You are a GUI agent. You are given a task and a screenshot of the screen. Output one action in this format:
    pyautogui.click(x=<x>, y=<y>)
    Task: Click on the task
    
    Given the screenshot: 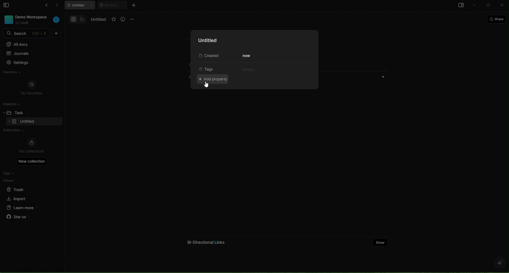 What is the action you would take?
    pyautogui.click(x=22, y=112)
    